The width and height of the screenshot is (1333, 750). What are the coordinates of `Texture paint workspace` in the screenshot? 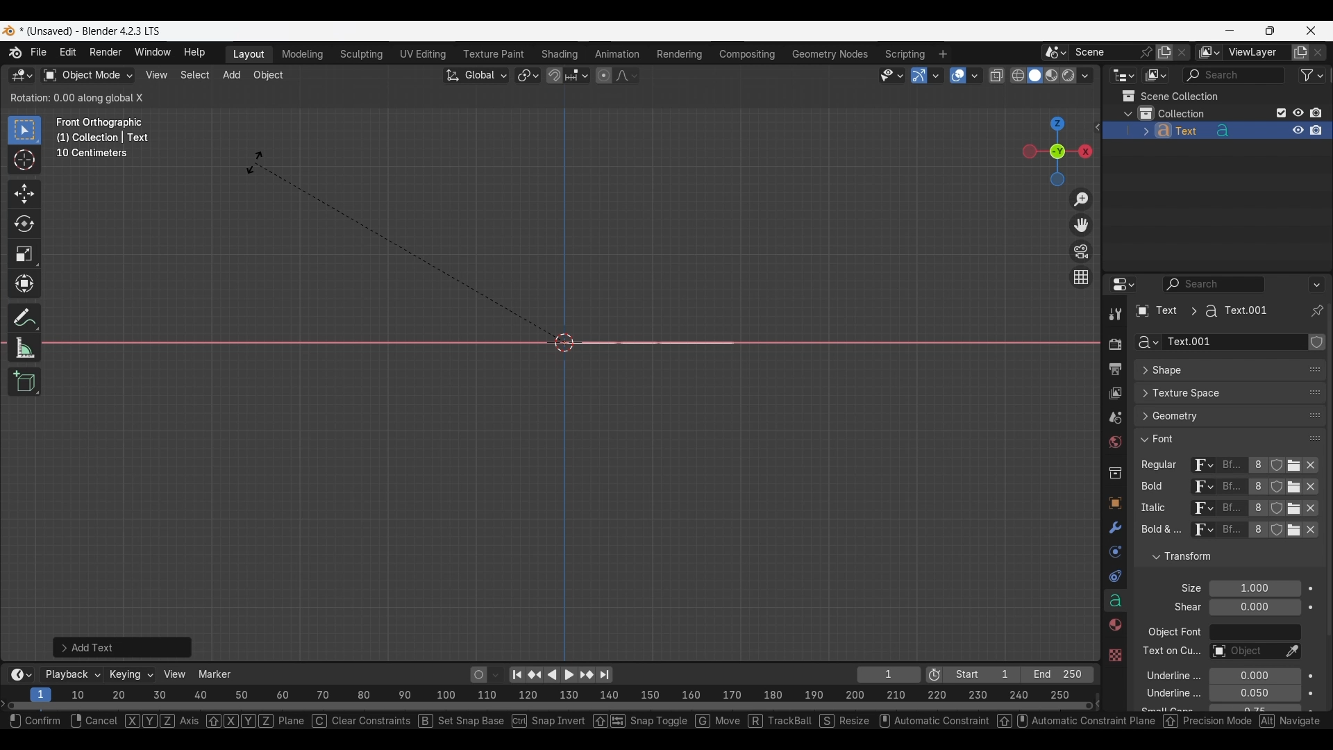 It's located at (495, 54).